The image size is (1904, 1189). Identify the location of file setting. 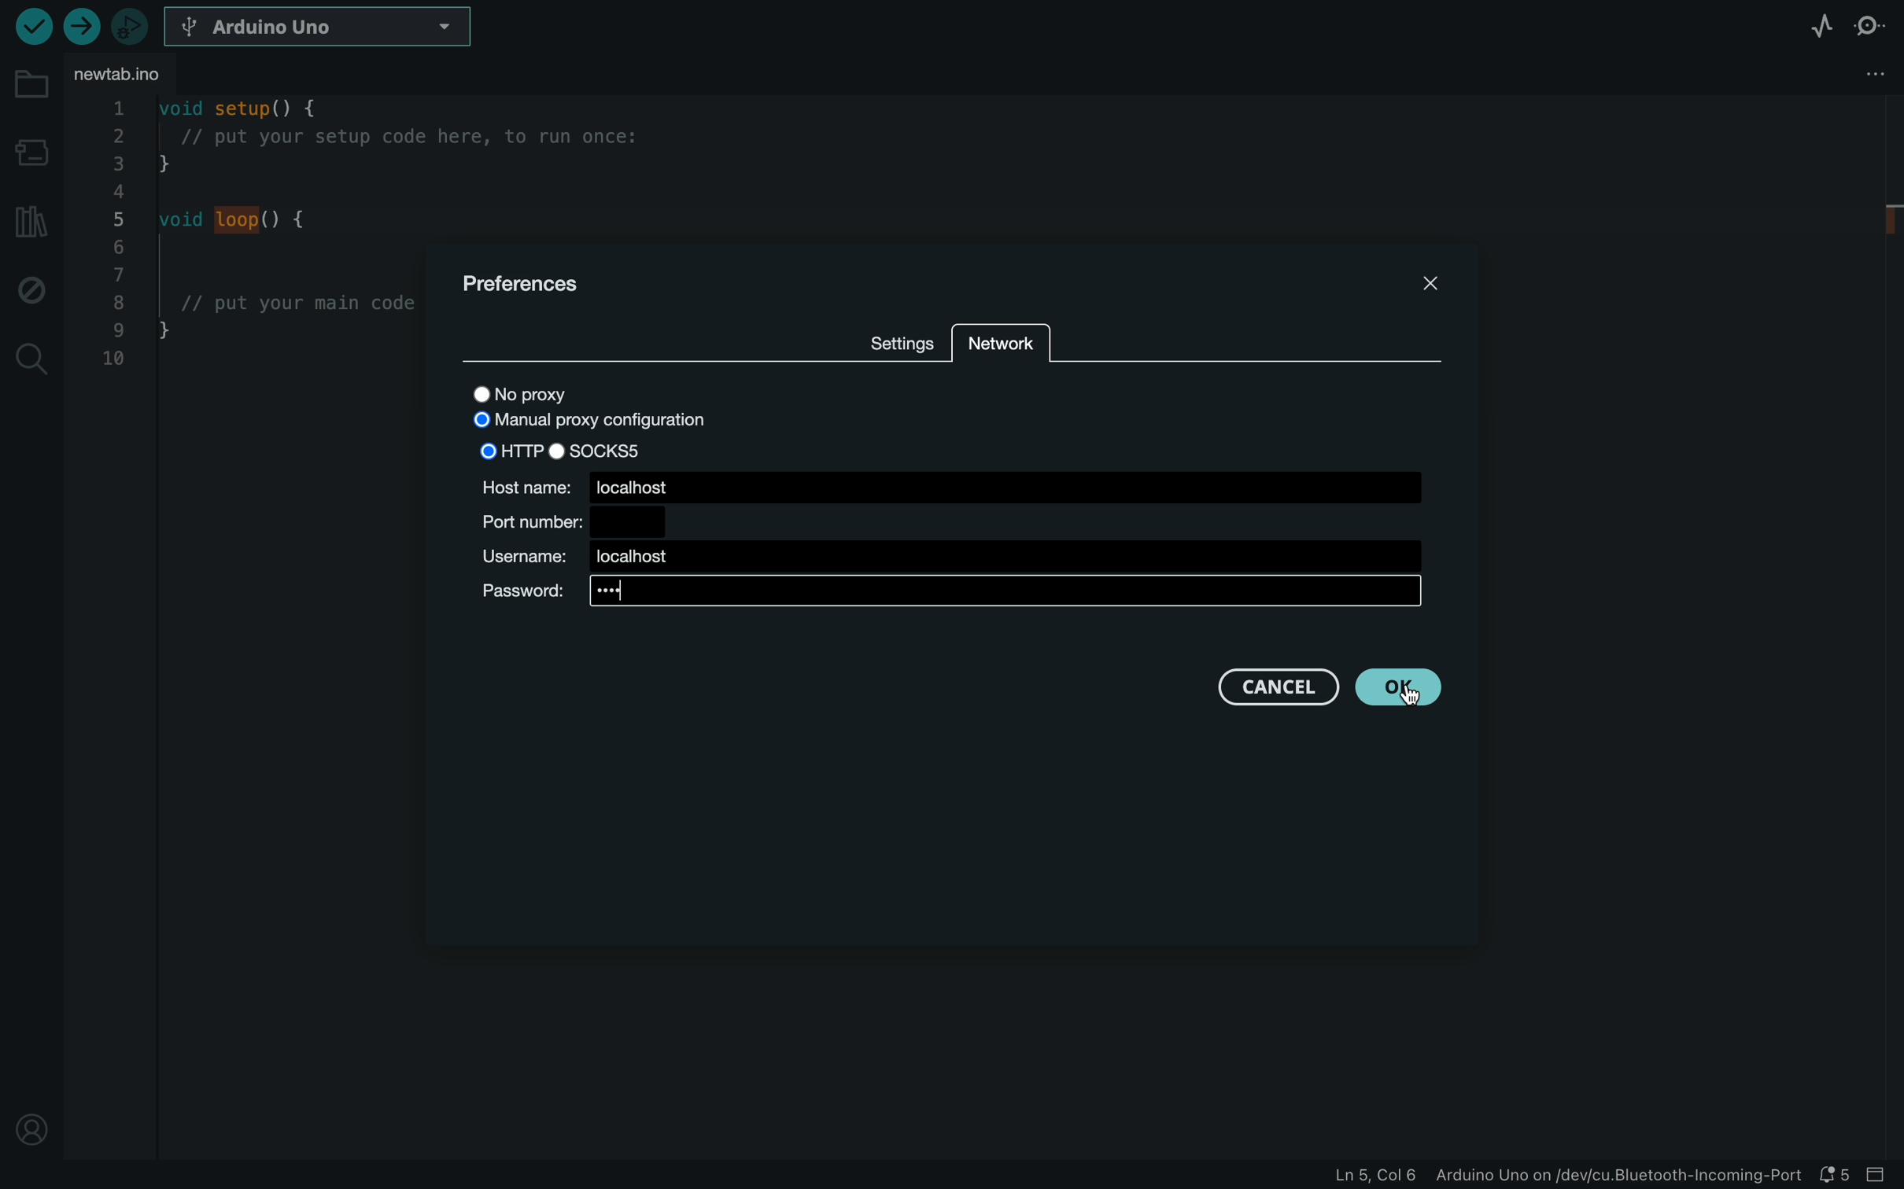
(1843, 75).